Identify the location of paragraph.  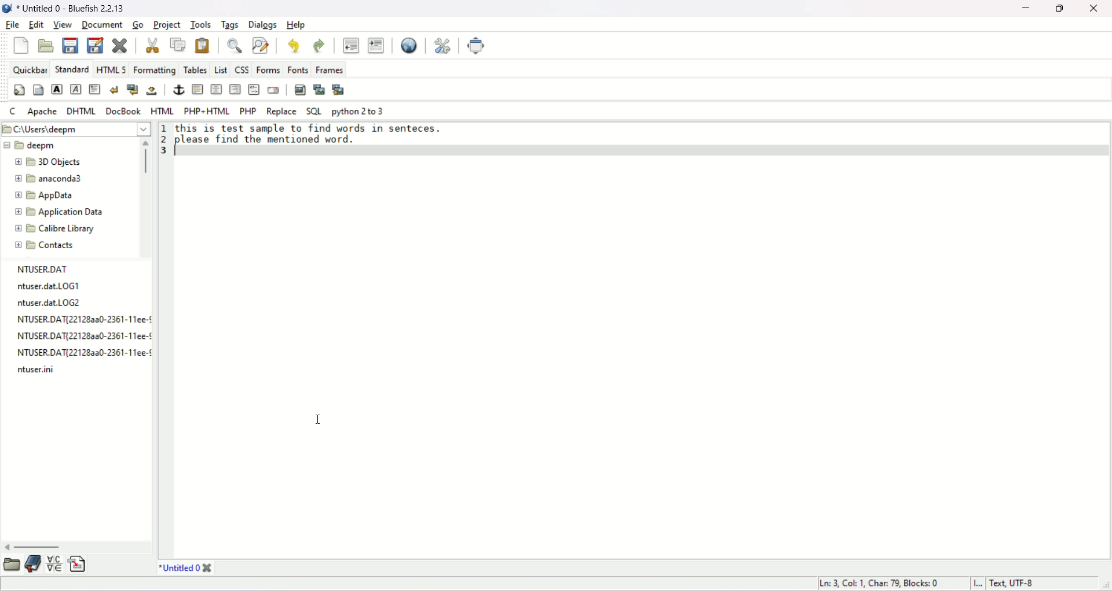
(95, 89).